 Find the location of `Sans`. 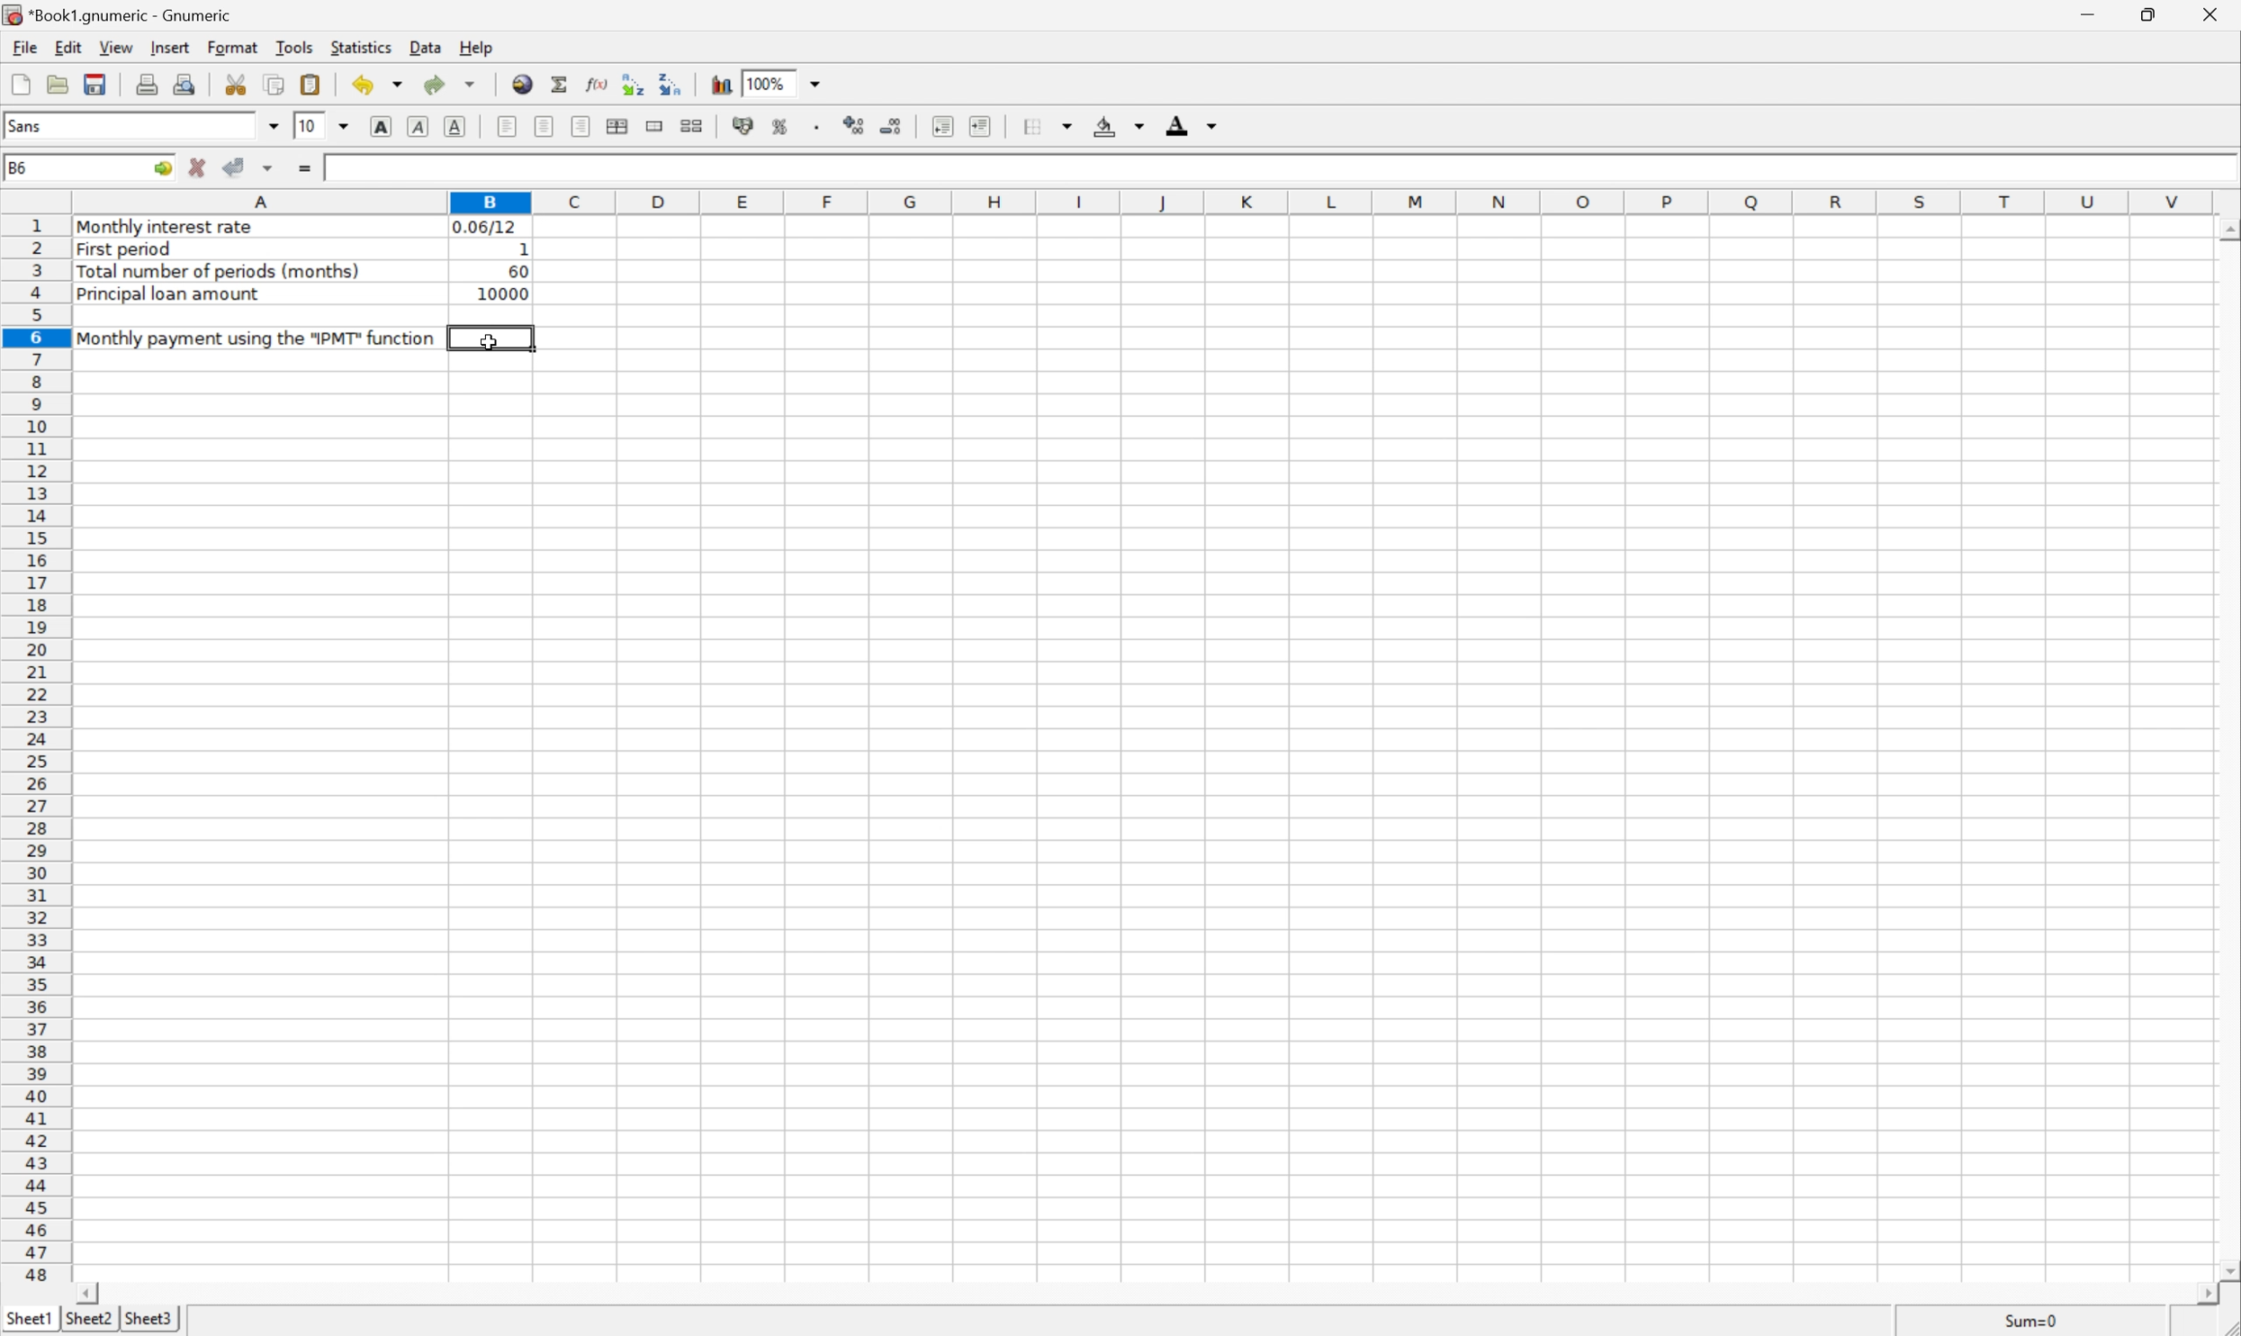

Sans is located at coordinates (25, 125).